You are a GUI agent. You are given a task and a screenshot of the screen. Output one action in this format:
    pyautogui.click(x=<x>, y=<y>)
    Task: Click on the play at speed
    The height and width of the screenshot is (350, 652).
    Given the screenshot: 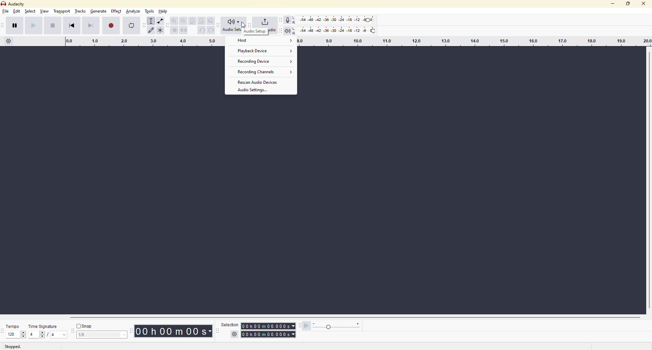 What is the action you would take?
    pyautogui.click(x=305, y=329)
    